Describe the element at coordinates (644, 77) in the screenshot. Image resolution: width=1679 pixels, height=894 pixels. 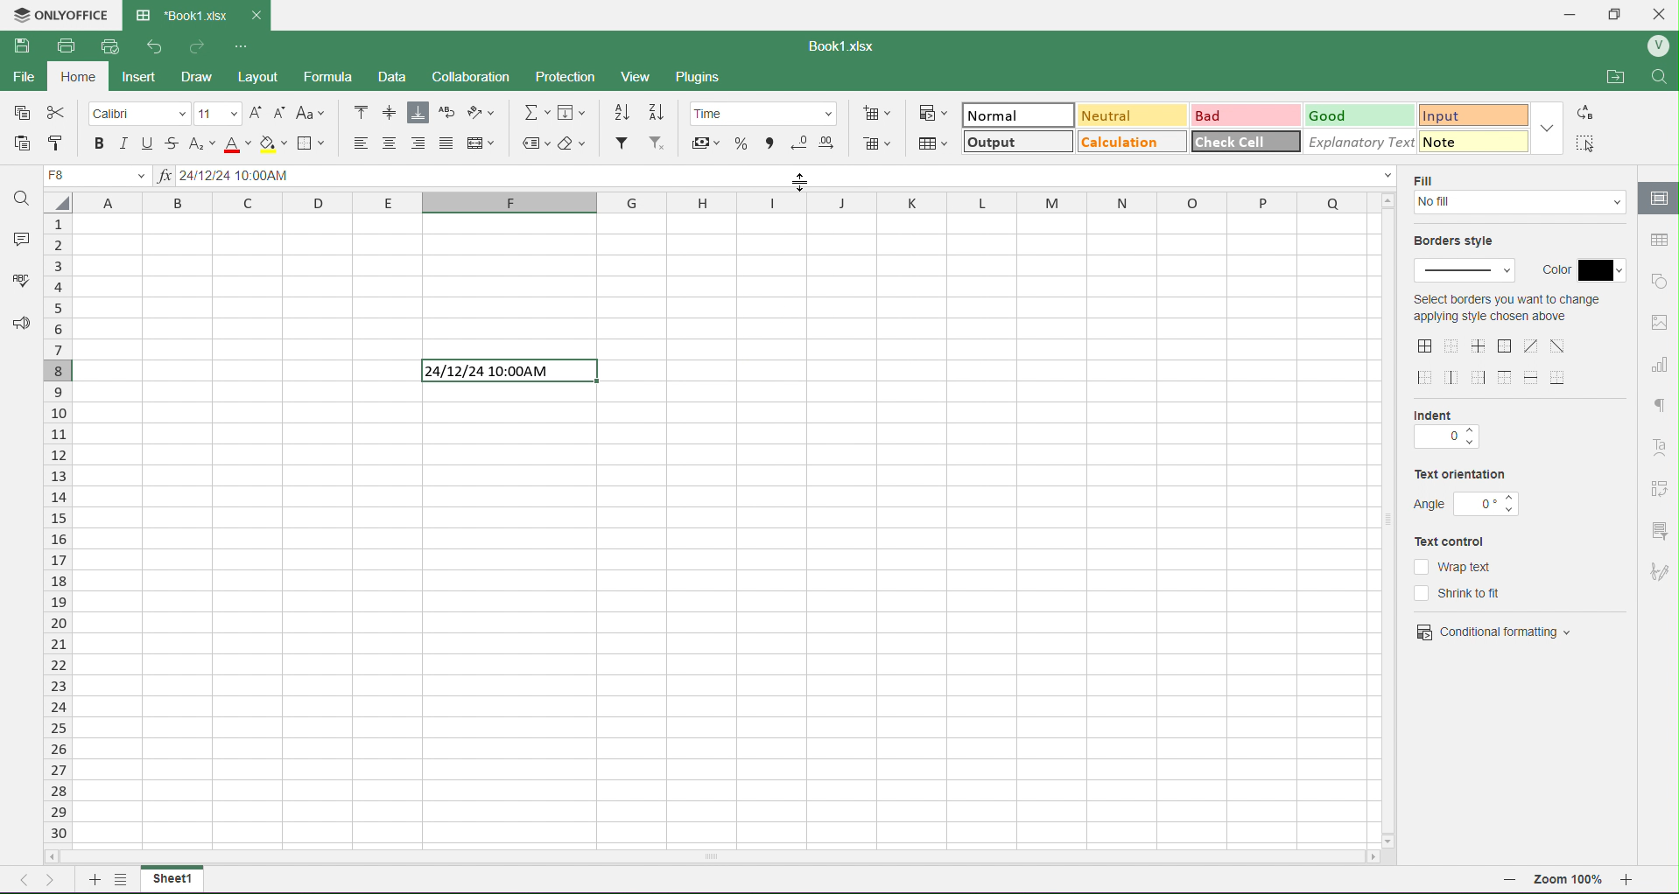
I see `View` at that location.